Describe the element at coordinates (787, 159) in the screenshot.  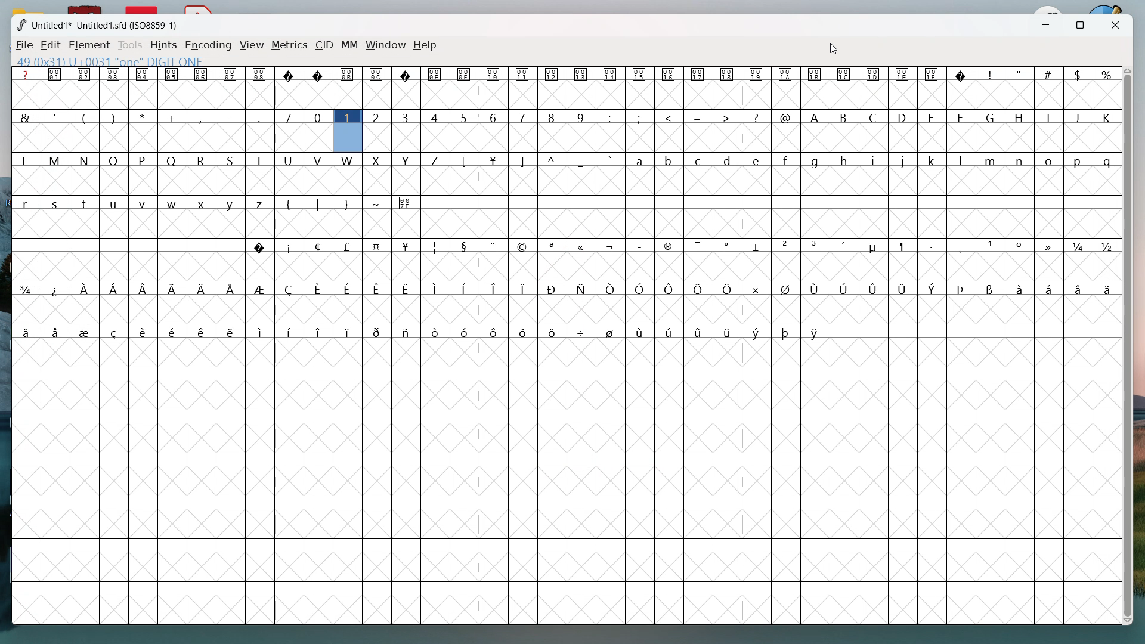
I see `f` at that location.